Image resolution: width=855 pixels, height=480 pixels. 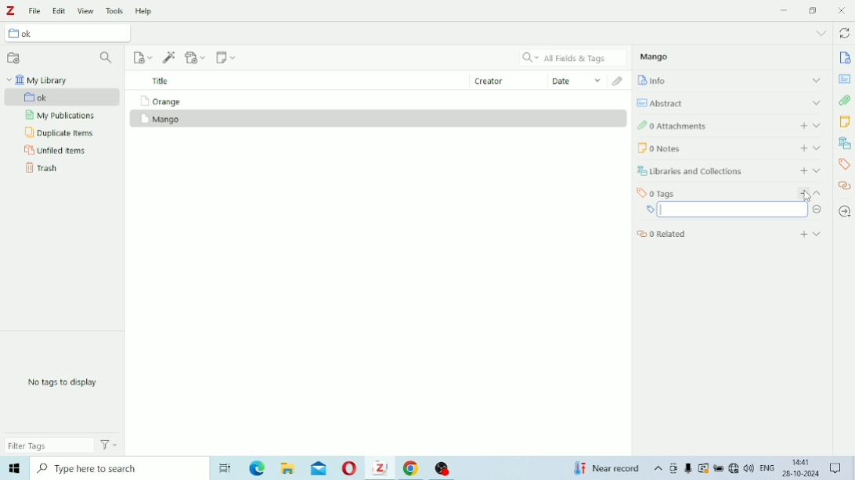 What do you see at coordinates (257, 469) in the screenshot?
I see `Microsoft Edge` at bounding box center [257, 469].